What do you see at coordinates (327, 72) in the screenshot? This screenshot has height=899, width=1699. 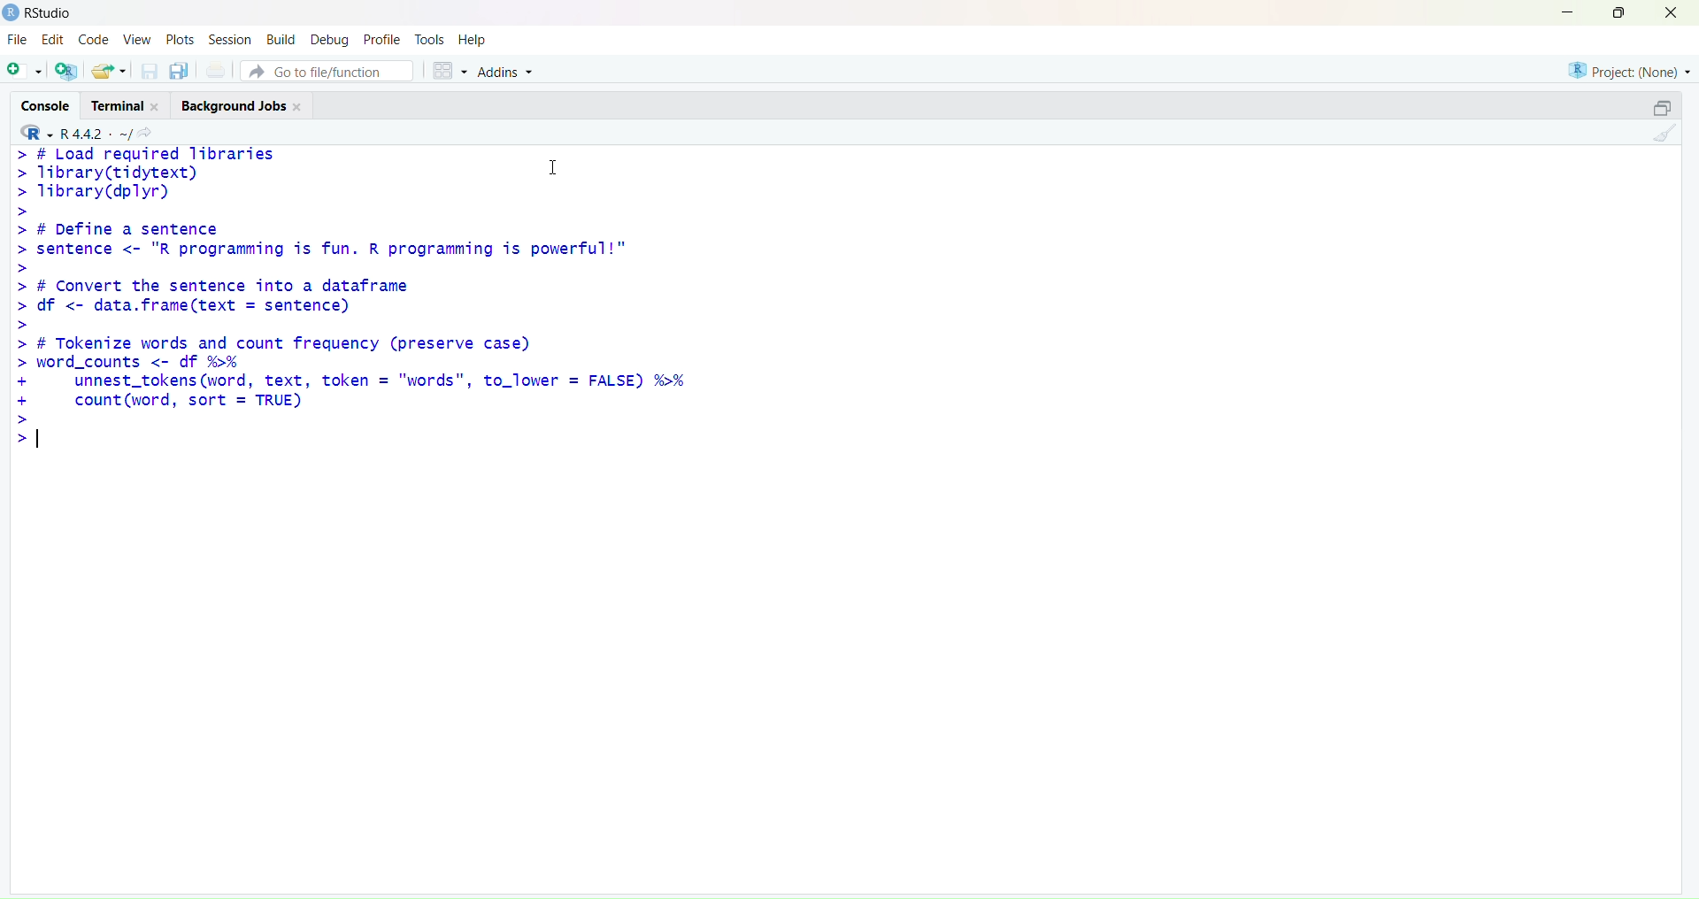 I see `go to file/function` at bounding box center [327, 72].